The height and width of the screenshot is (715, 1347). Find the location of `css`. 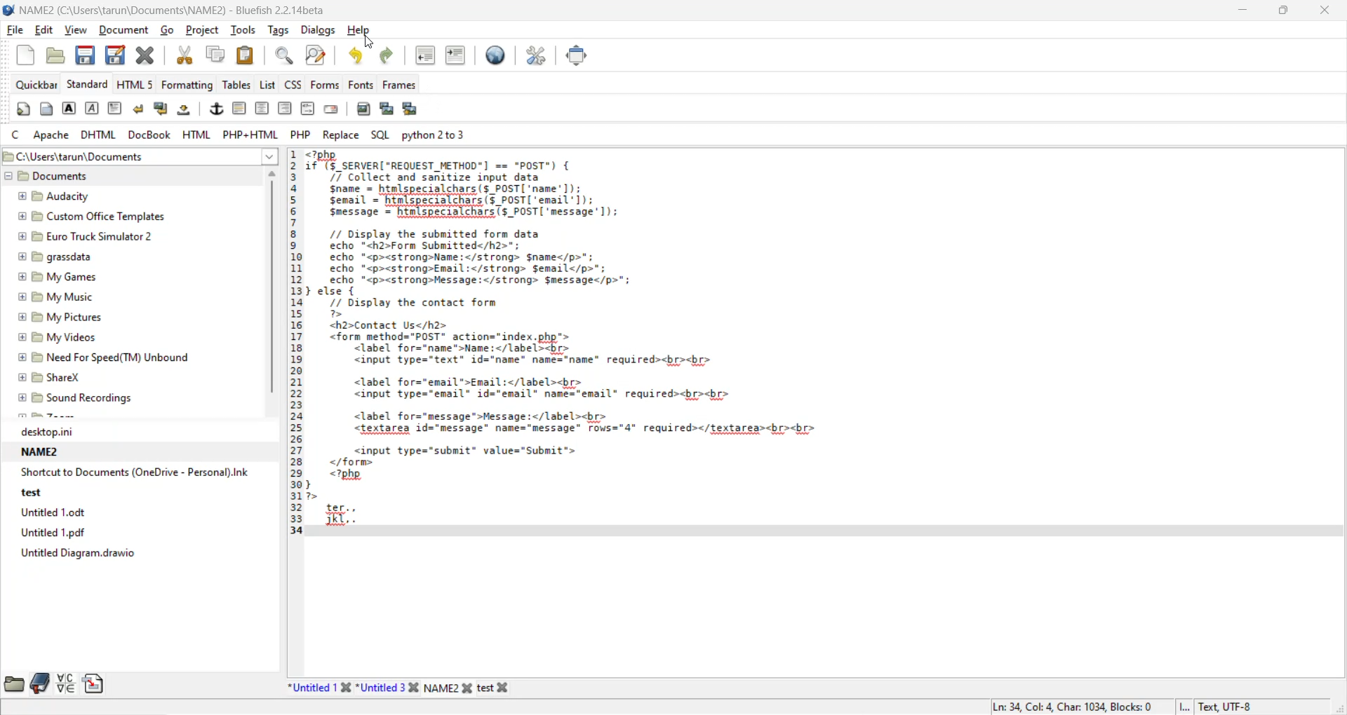

css is located at coordinates (291, 83).